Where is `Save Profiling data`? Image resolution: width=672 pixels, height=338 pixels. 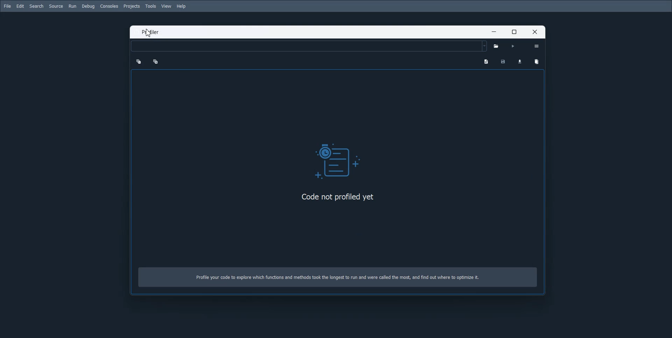
Save Profiling data is located at coordinates (503, 61).